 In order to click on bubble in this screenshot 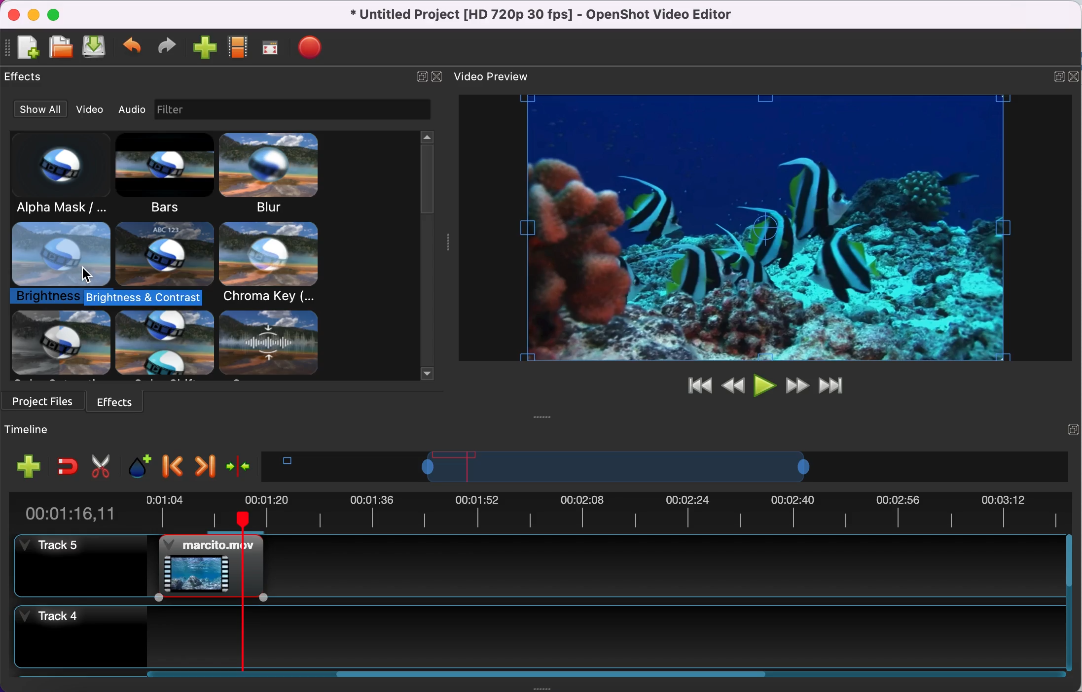, I will do `click(164, 254)`.